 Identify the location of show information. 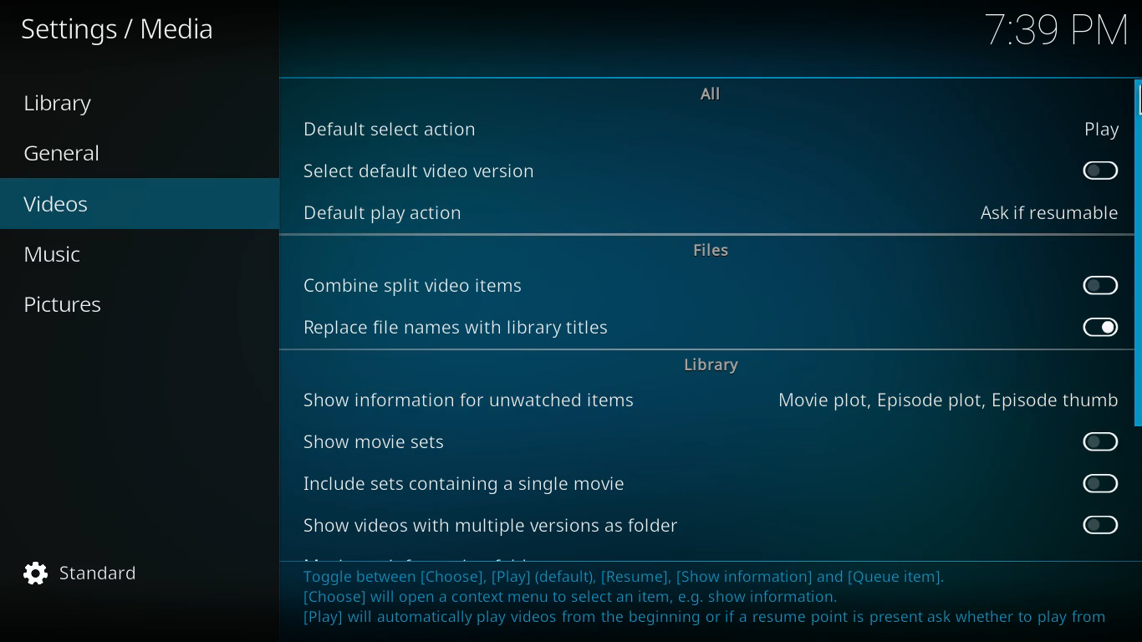
(475, 400).